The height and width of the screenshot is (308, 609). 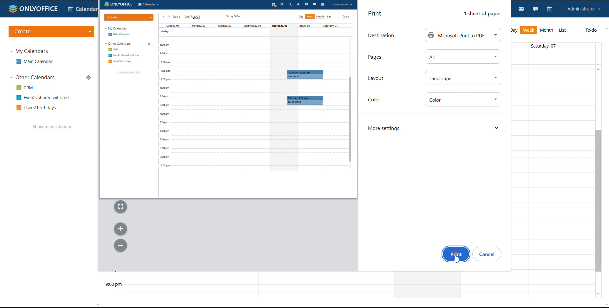 What do you see at coordinates (121, 207) in the screenshot?
I see `fit to width` at bounding box center [121, 207].